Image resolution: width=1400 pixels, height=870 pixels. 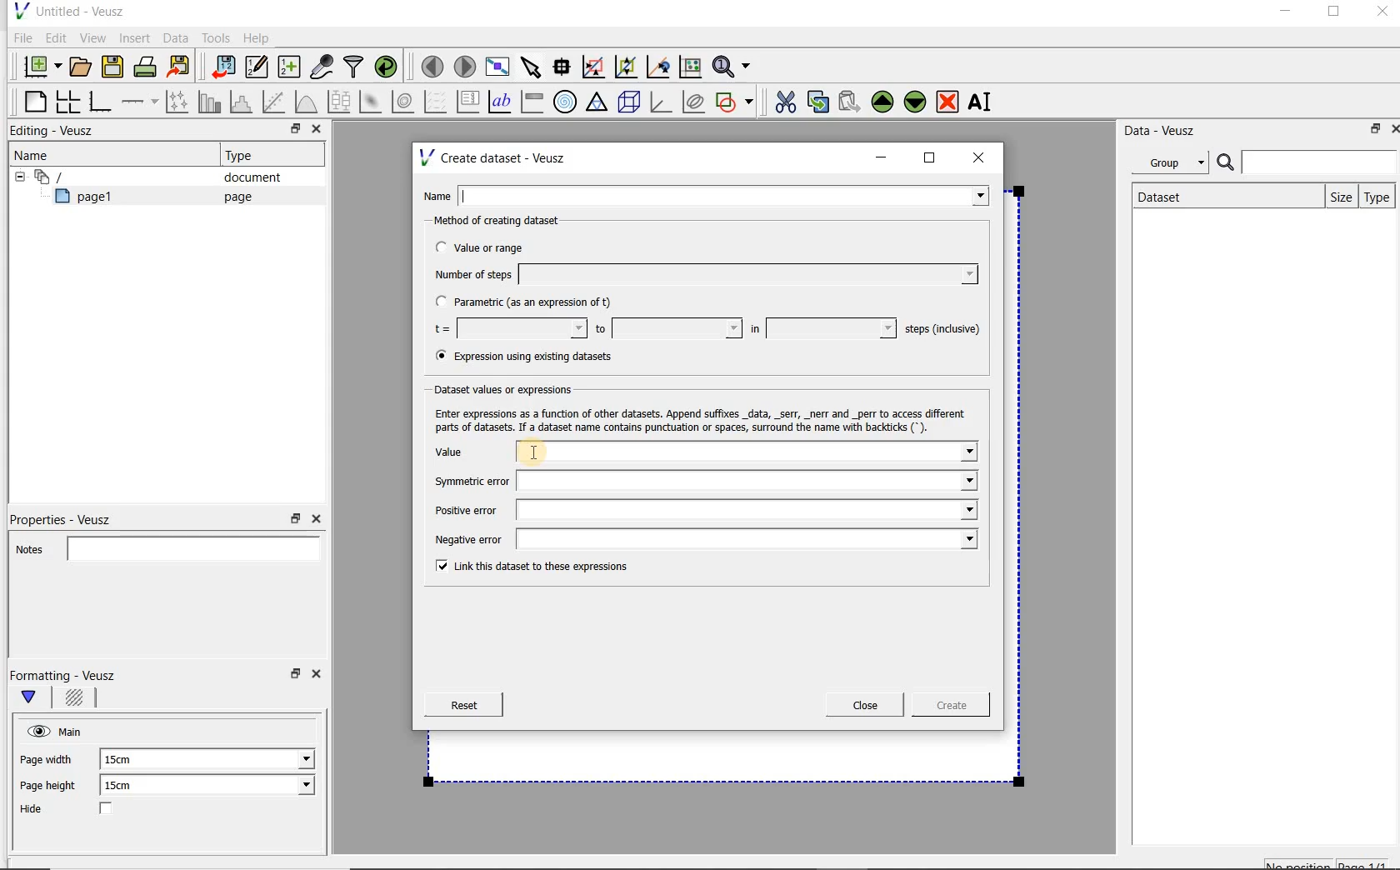 What do you see at coordinates (948, 101) in the screenshot?
I see `remove the selected widget` at bounding box center [948, 101].